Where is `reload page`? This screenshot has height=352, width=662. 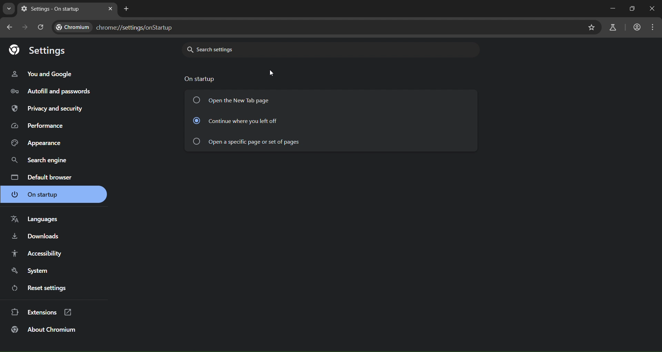
reload page is located at coordinates (41, 27).